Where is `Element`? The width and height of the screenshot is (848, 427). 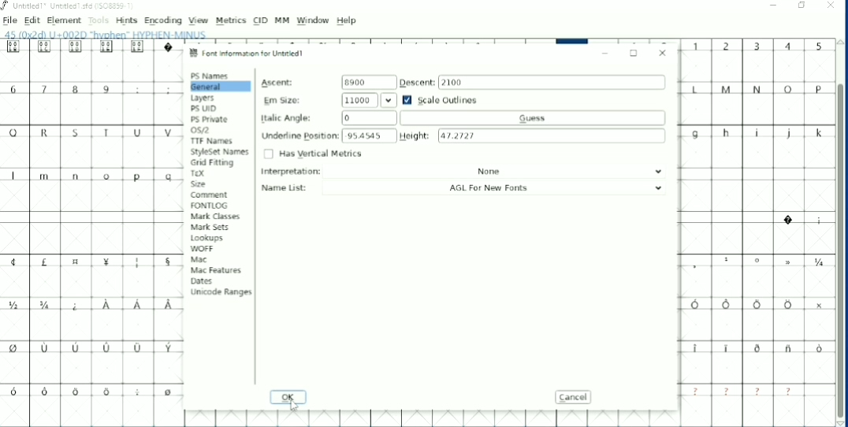 Element is located at coordinates (64, 20).